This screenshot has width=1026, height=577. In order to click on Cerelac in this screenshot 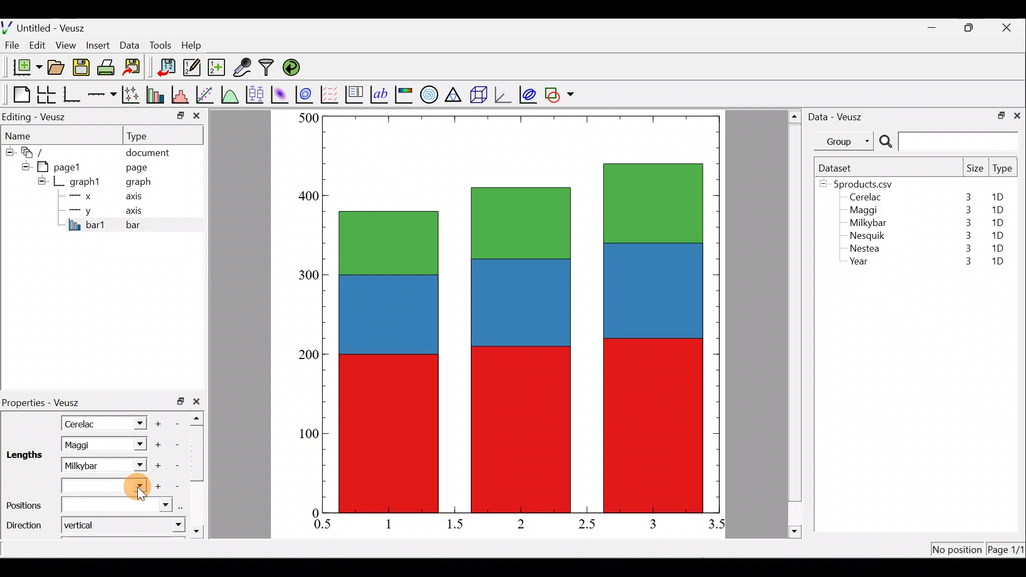, I will do `click(864, 198)`.